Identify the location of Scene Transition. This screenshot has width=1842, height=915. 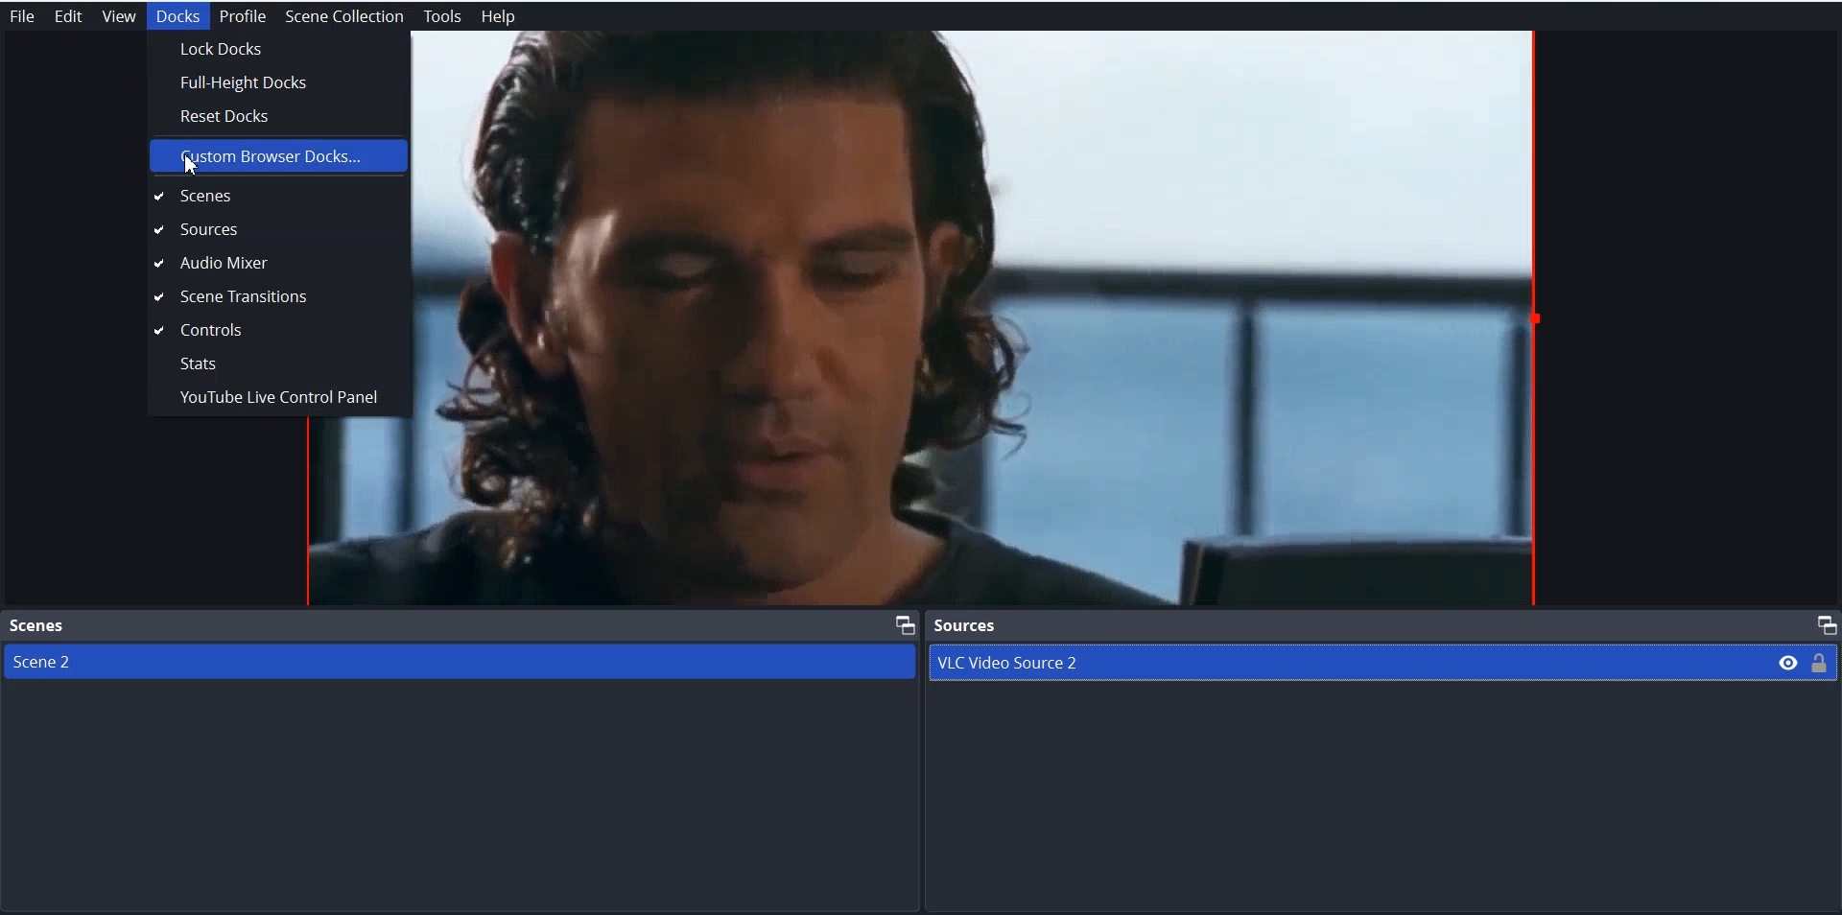
(279, 297).